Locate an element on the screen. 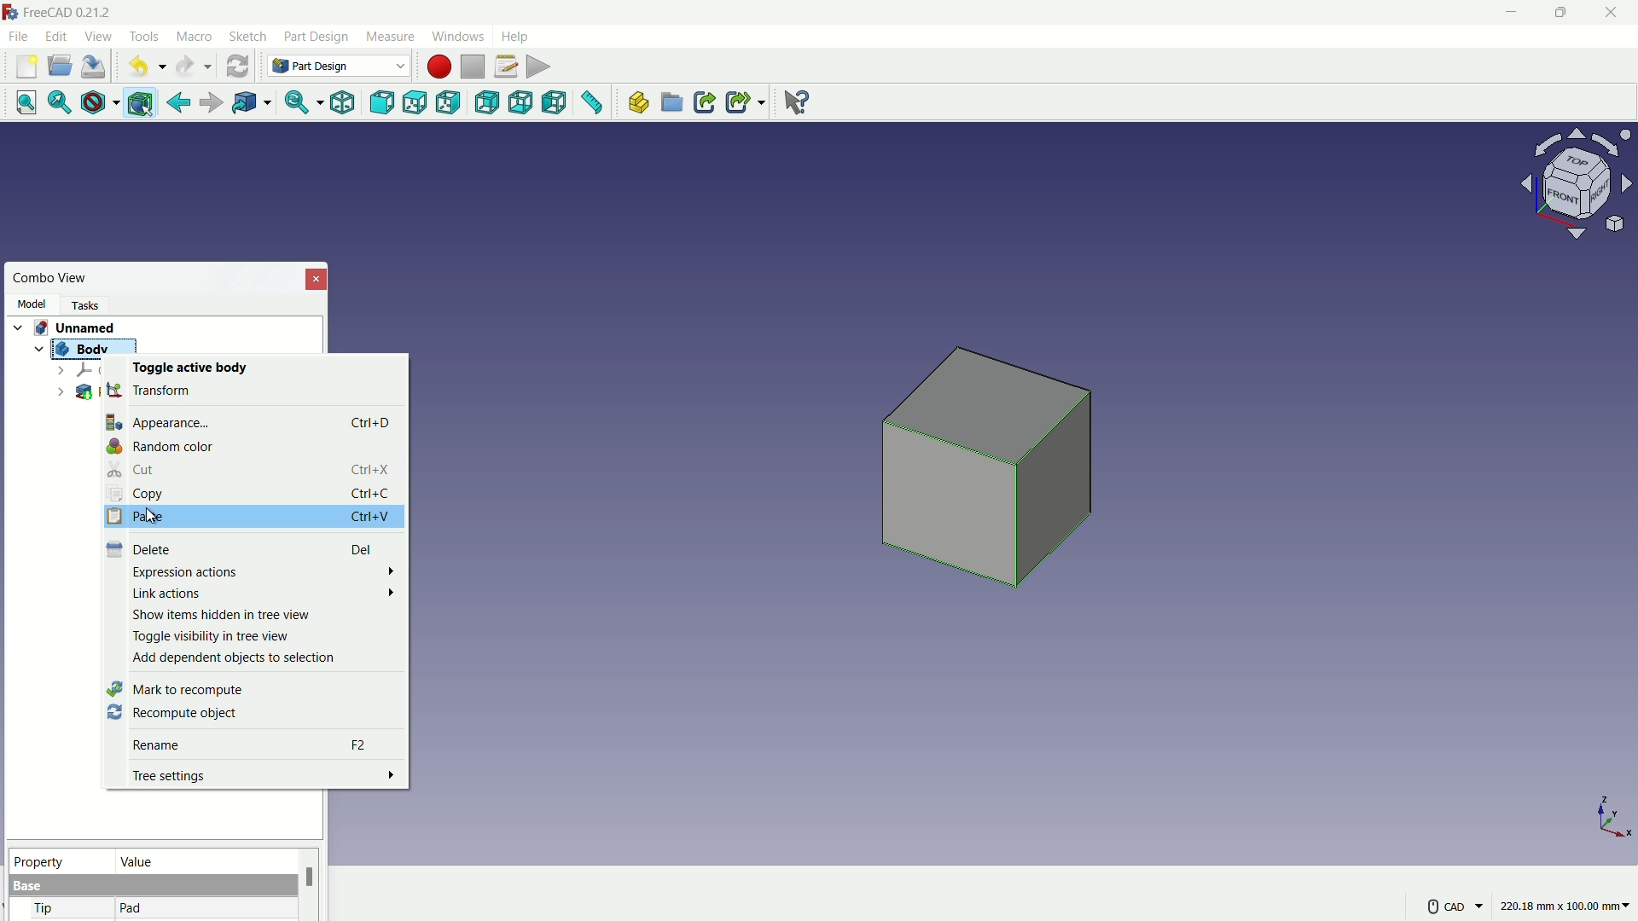 The width and height of the screenshot is (1638, 921). draw style is located at coordinates (96, 103).